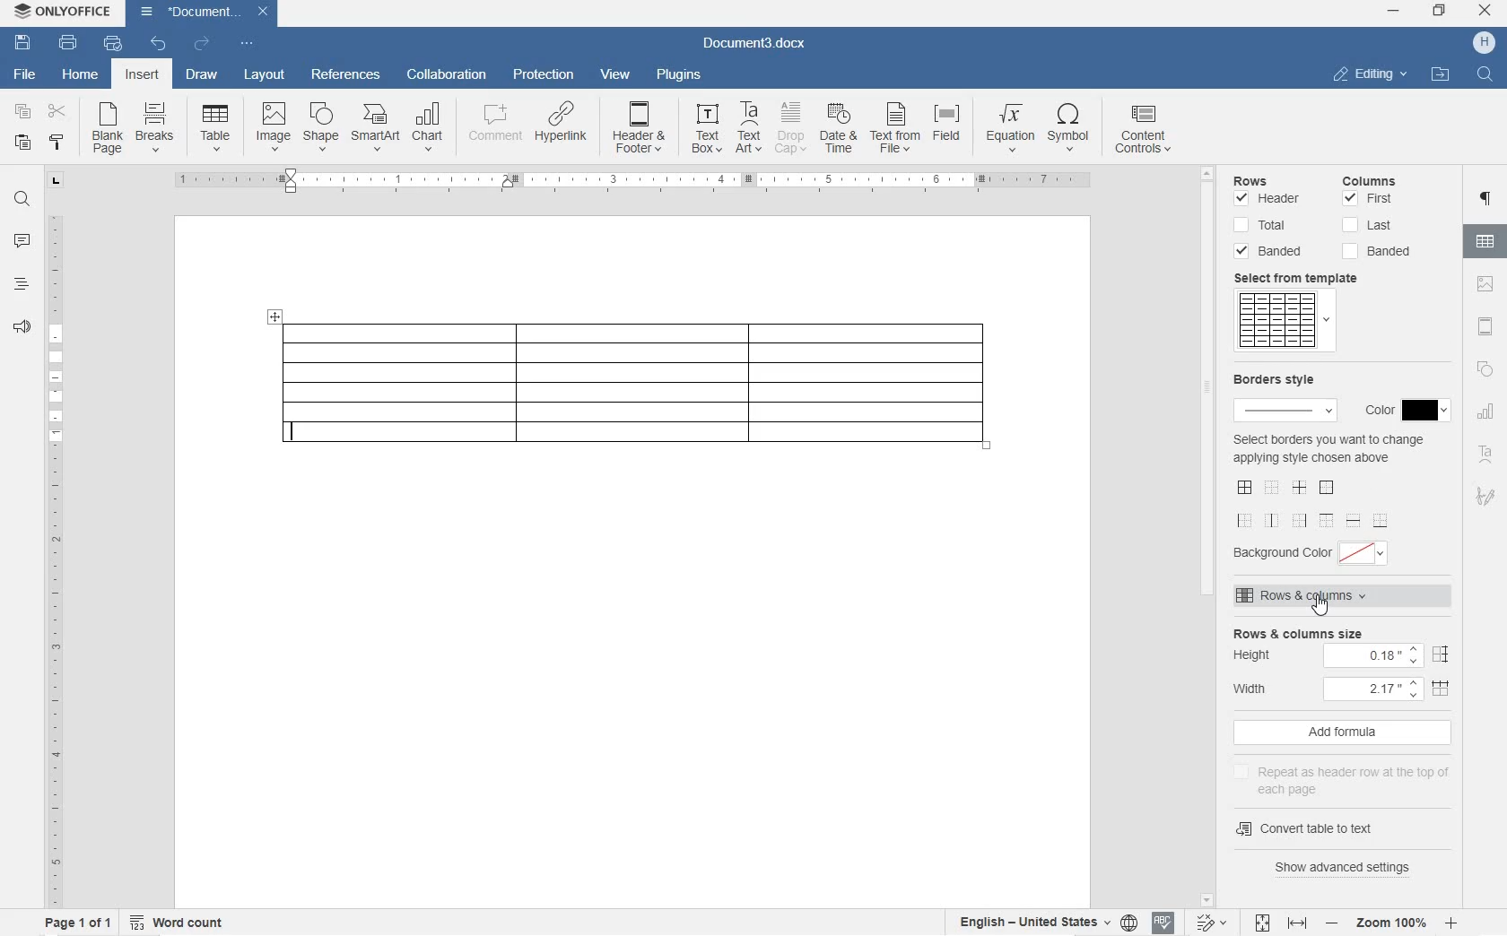  What do you see at coordinates (1270, 182) in the screenshot?
I see `rows` at bounding box center [1270, 182].